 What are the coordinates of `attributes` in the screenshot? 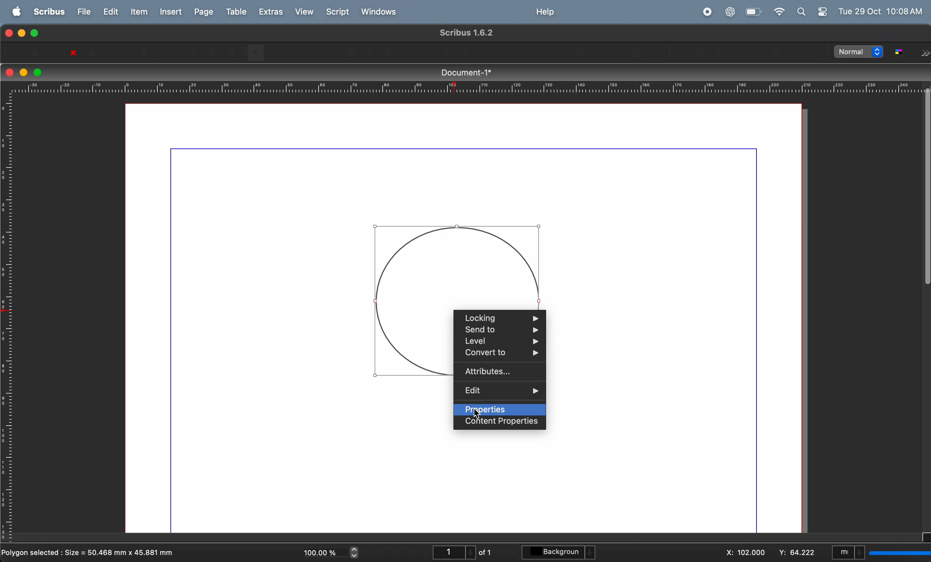 It's located at (495, 371).